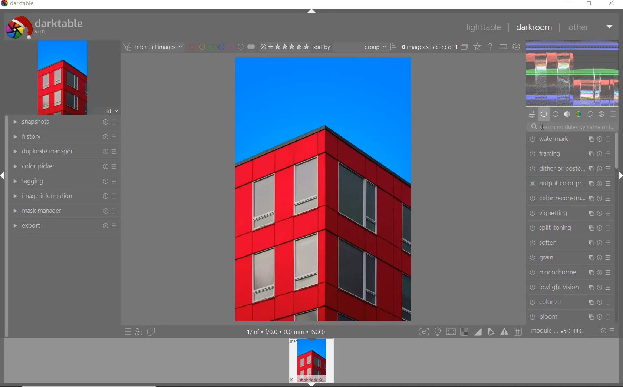 The image size is (623, 387). I want to click on filter all images, so click(154, 47).